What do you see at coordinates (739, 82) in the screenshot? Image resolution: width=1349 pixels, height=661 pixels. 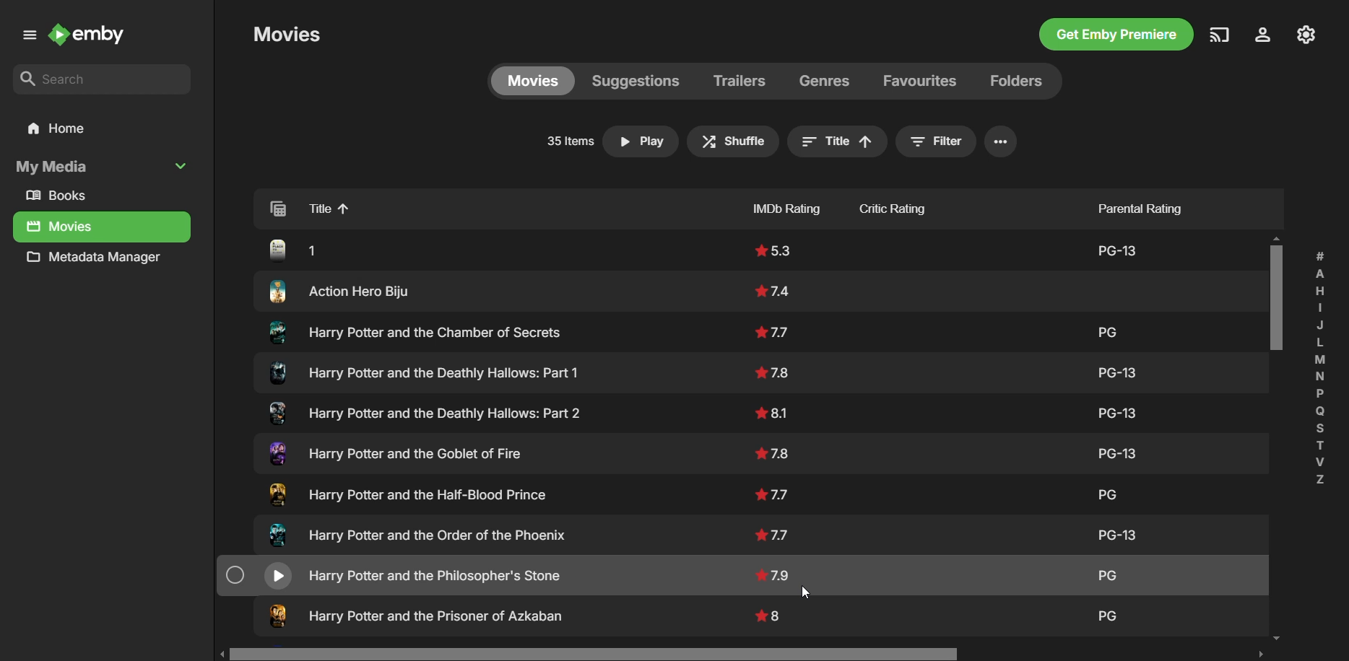 I see `Trailers` at bounding box center [739, 82].